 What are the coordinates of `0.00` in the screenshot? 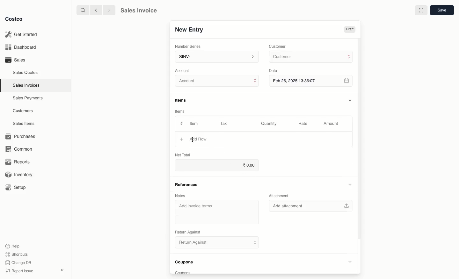 It's located at (249, 165).